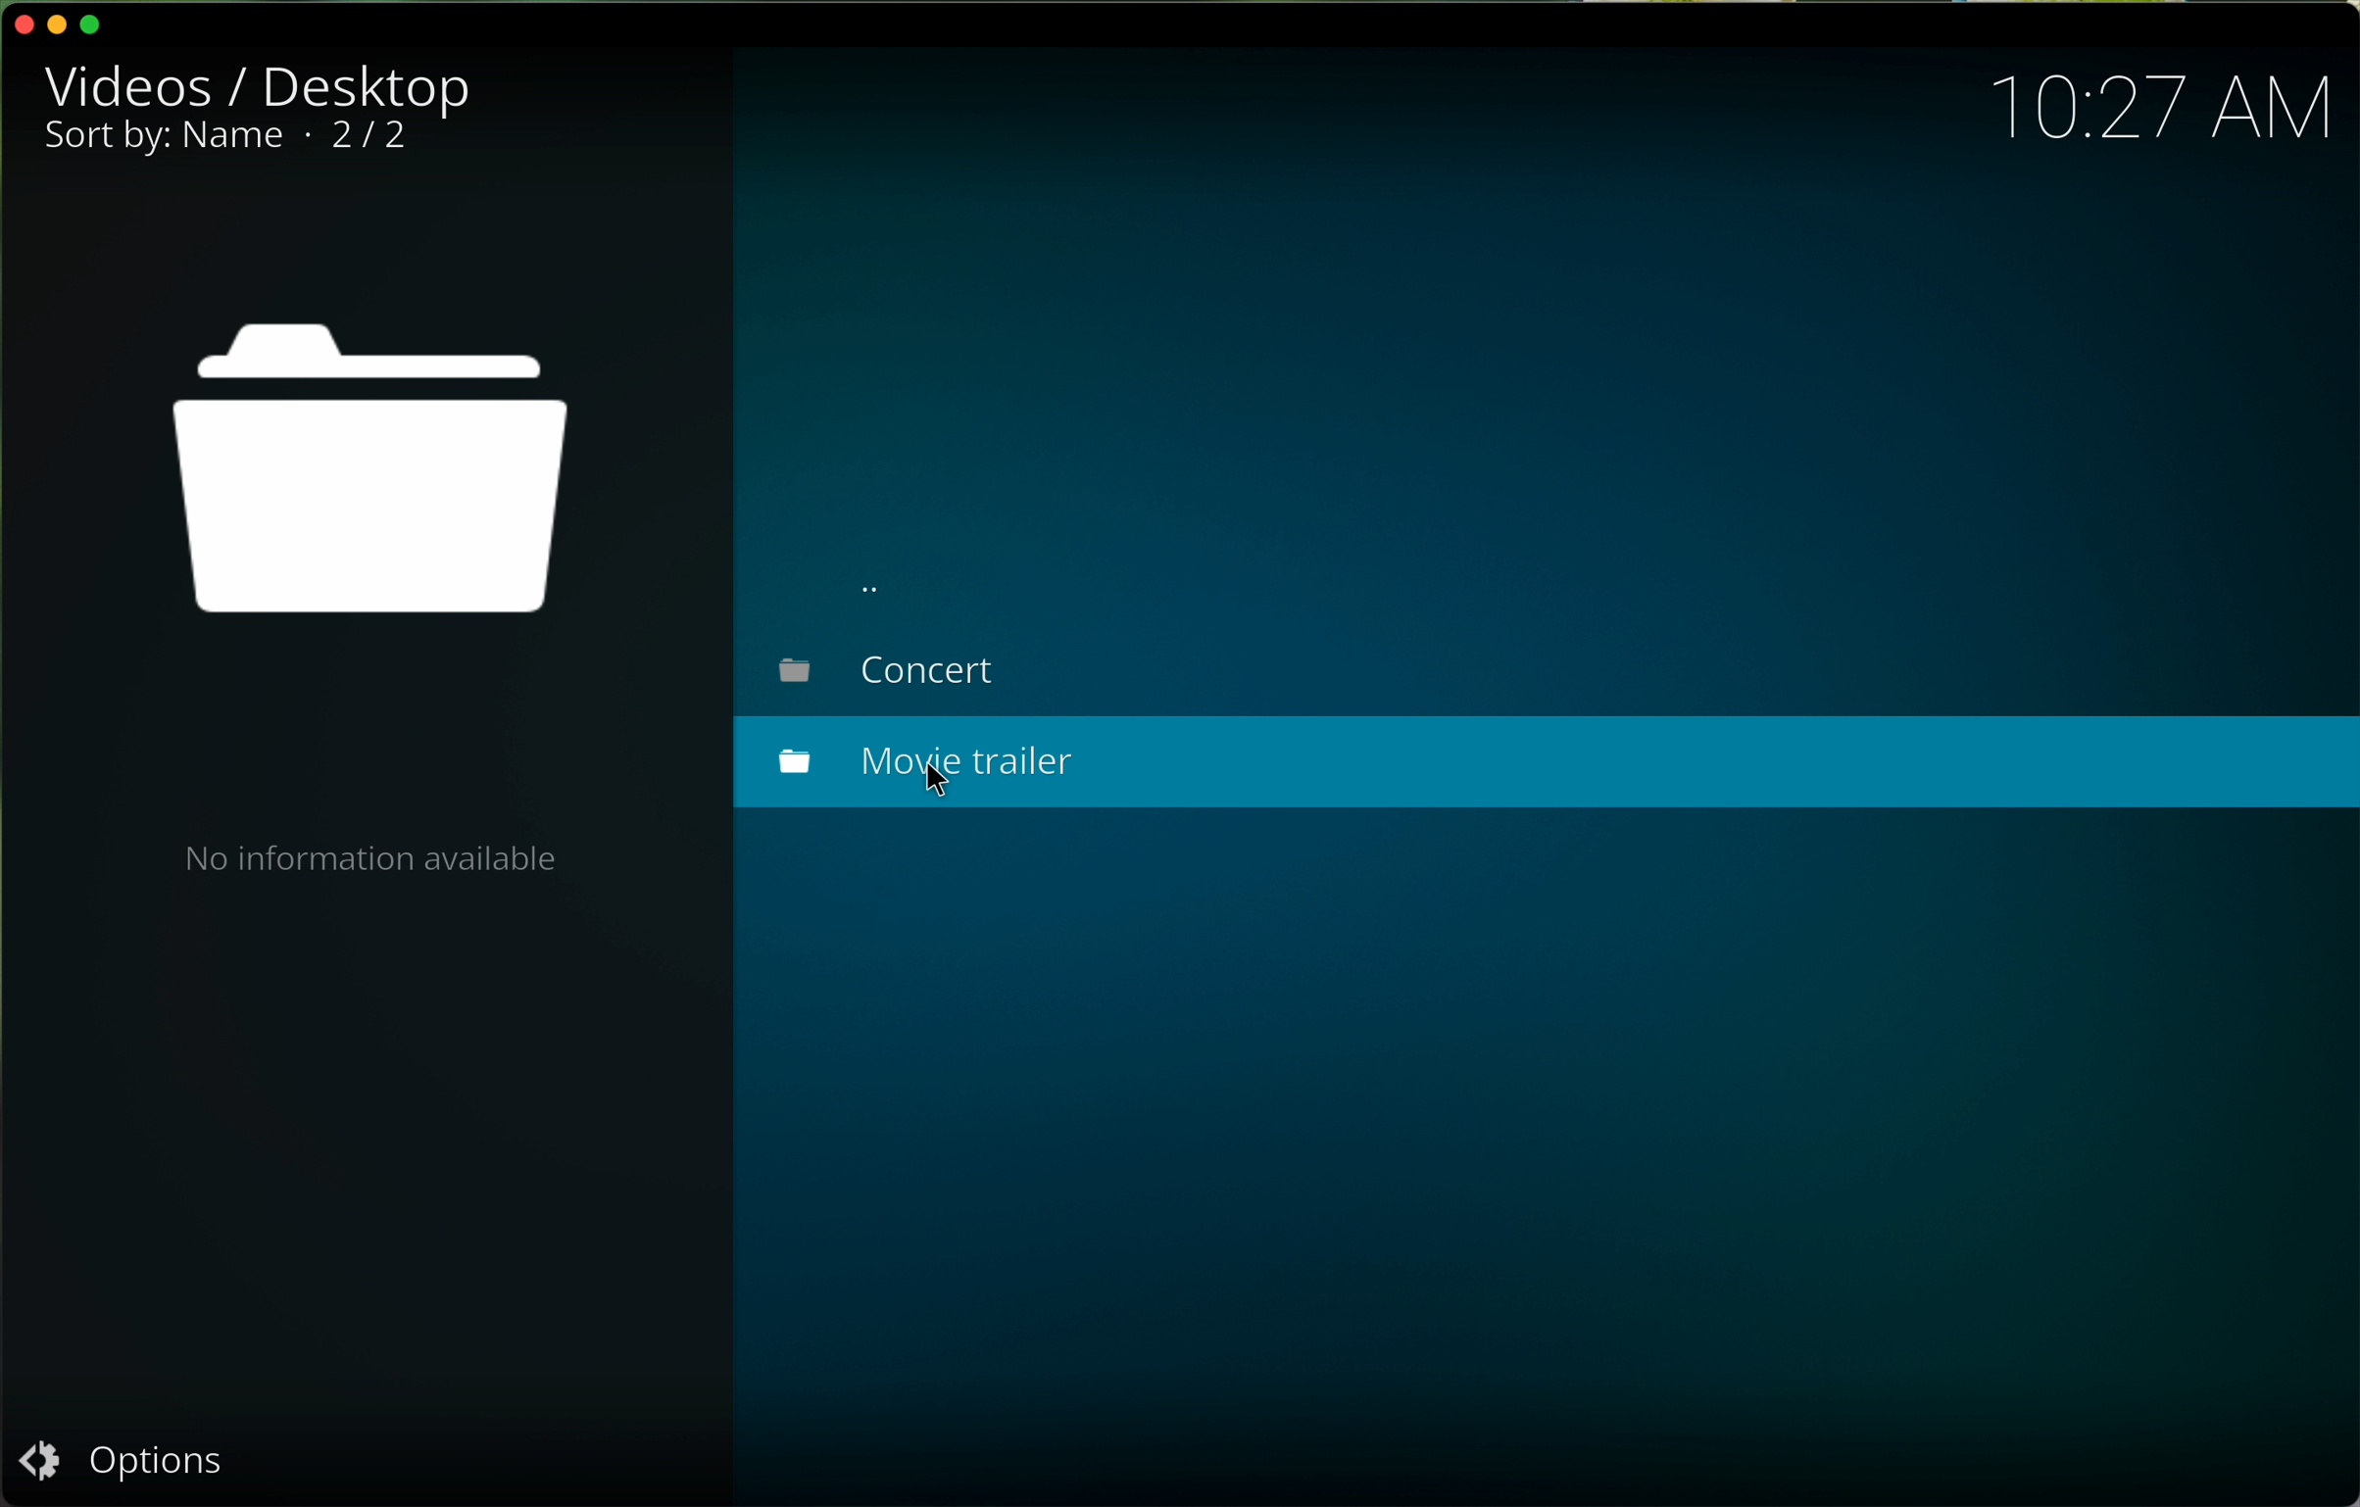  What do you see at coordinates (1548, 762) in the screenshot?
I see `click on movie trailer file` at bounding box center [1548, 762].